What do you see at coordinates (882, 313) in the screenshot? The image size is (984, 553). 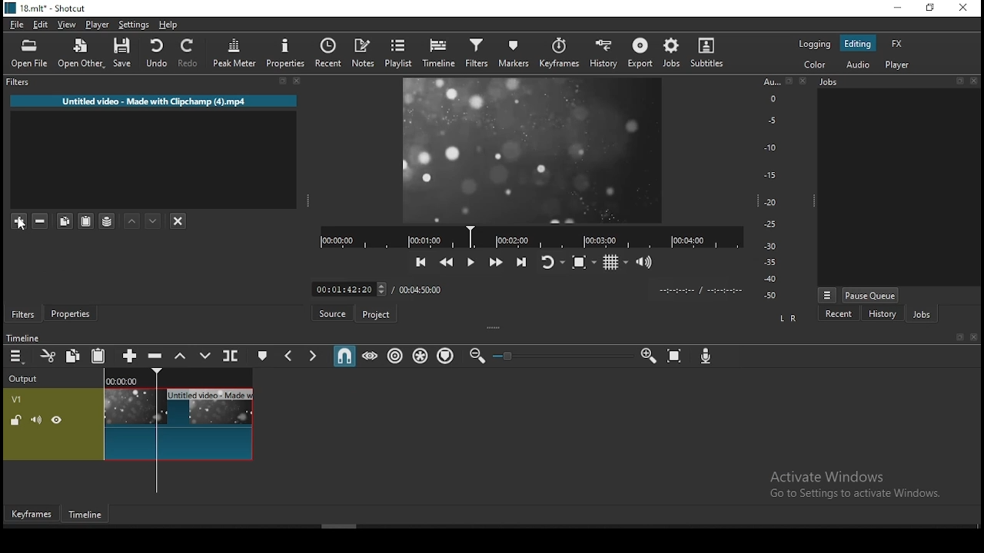 I see `history` at bounding box center [882, 313].